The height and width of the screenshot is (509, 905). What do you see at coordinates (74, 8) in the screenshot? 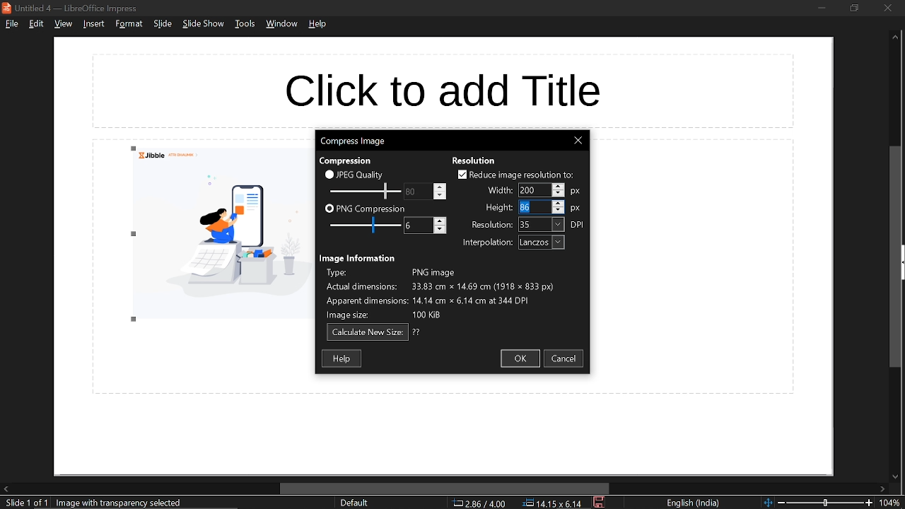
I see `current window` at bounding box center [74, 8].